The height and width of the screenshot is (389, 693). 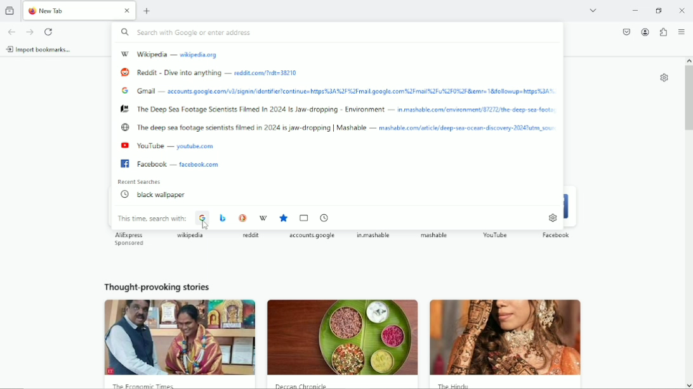 I want to click on reddit logo, so click(x=124, y=71).